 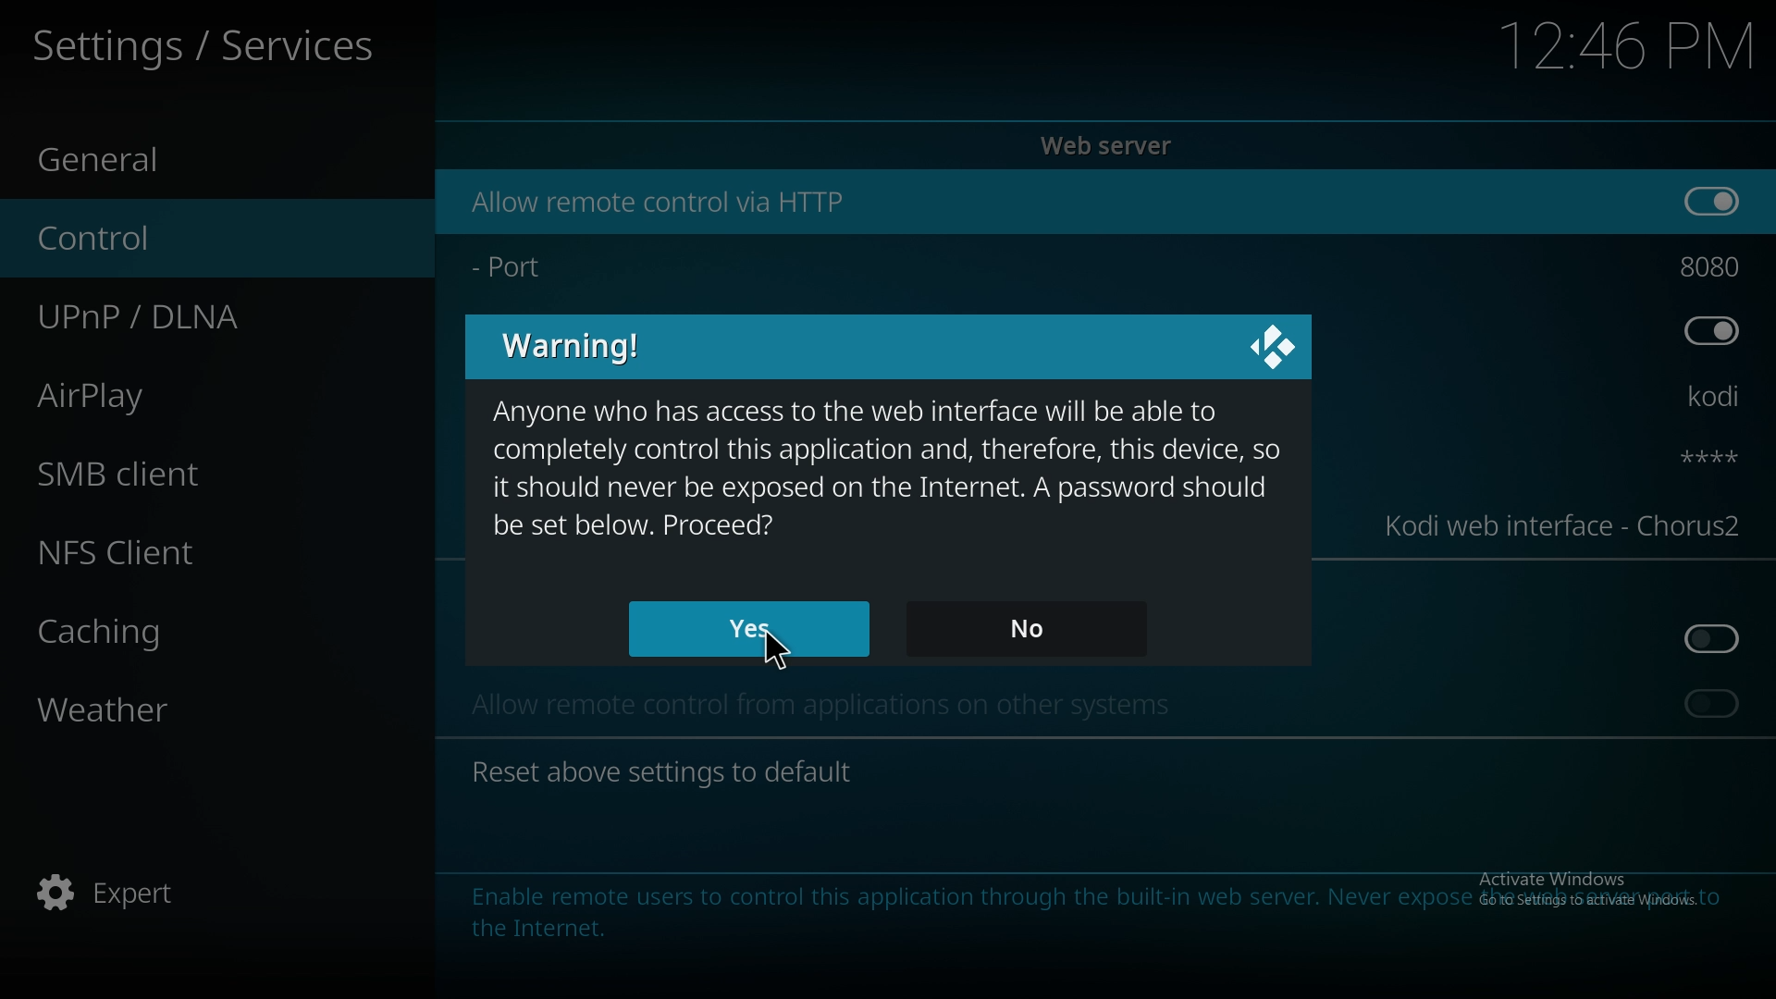 What do you see at coordinates (1715, 263) in the screenshot?
I see `port number` at bounding box center [1715, 263].